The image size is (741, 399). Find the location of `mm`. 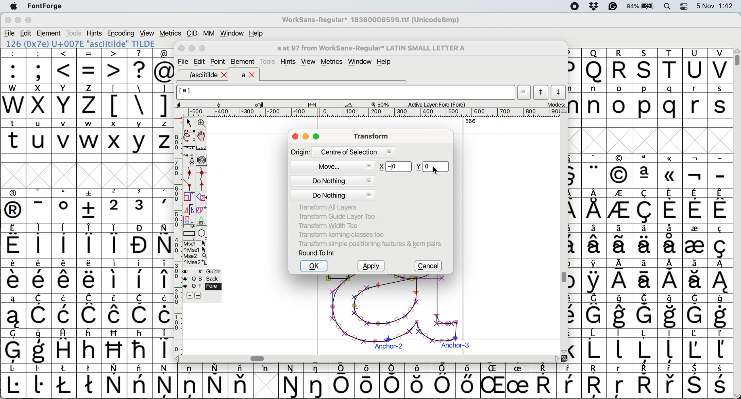

mm is located at coordinates (209, 33).